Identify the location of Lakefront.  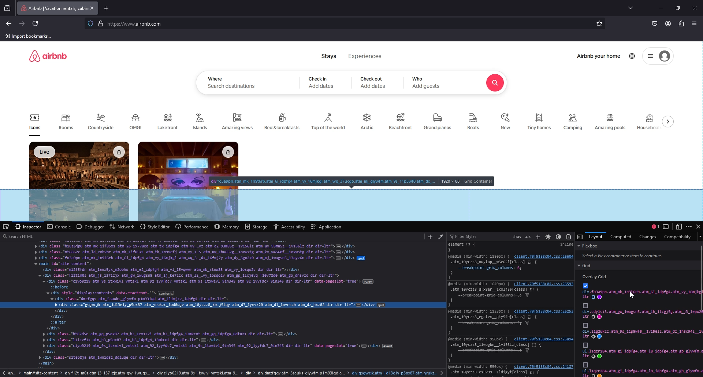
(169, 122).